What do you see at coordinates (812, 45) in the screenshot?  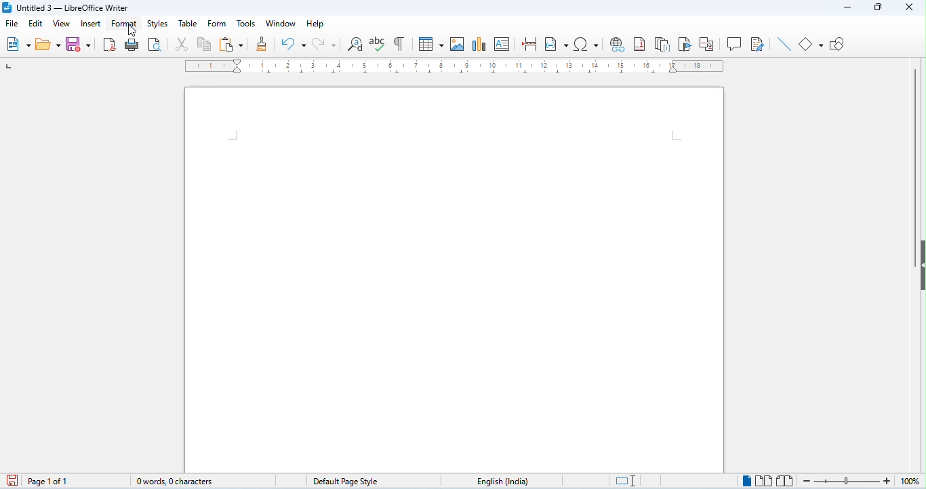 I see `basic shapes` at bounding box center [812, 45].